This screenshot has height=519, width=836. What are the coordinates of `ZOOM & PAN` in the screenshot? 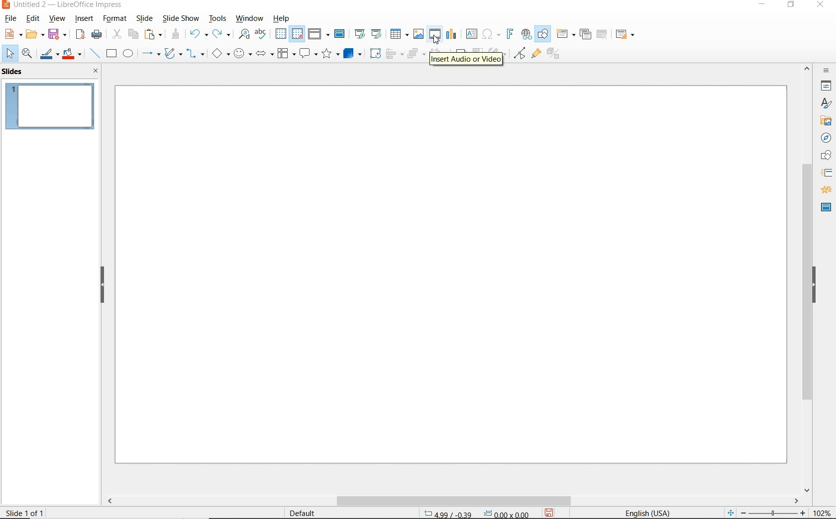 It's located at (27, 54).